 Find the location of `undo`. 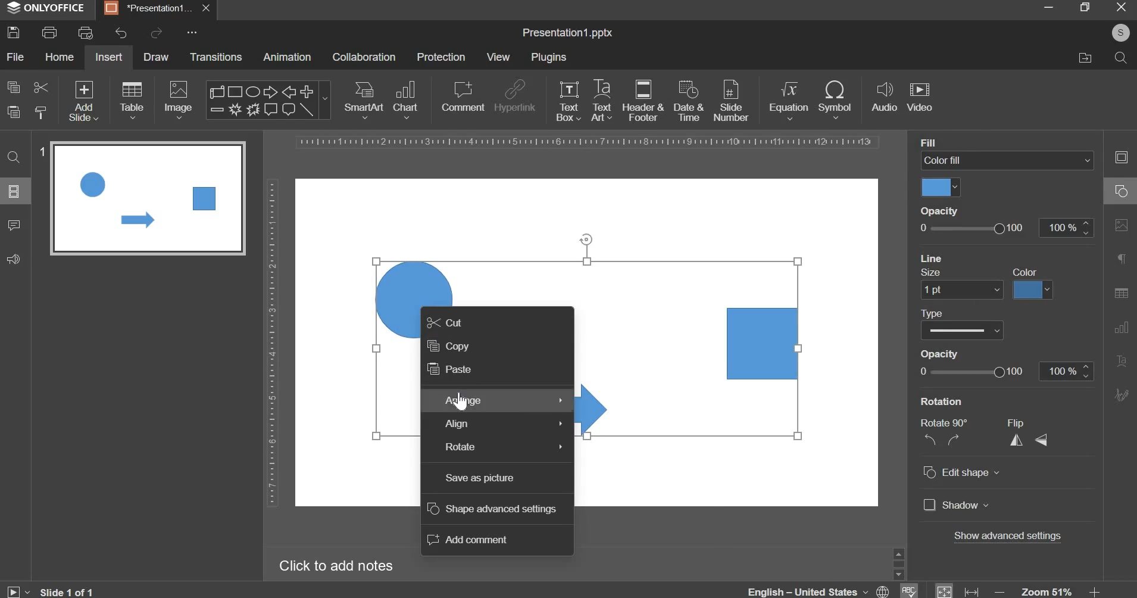

undo is located at coordinates (121, 33).